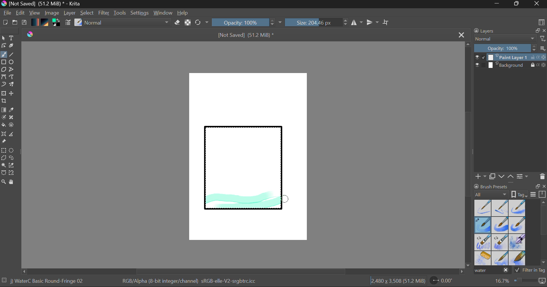  I want to click on Close, so click(462, 35).